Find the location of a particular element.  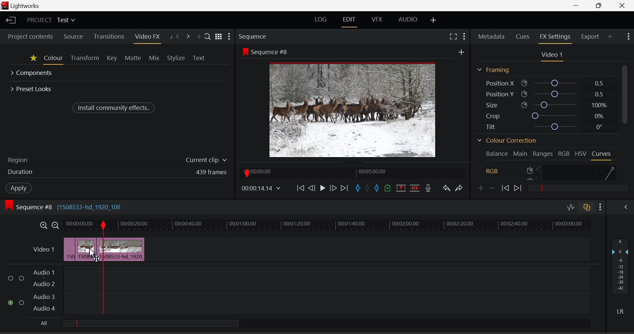

Preset Looks is located at coordinates (32, 88).